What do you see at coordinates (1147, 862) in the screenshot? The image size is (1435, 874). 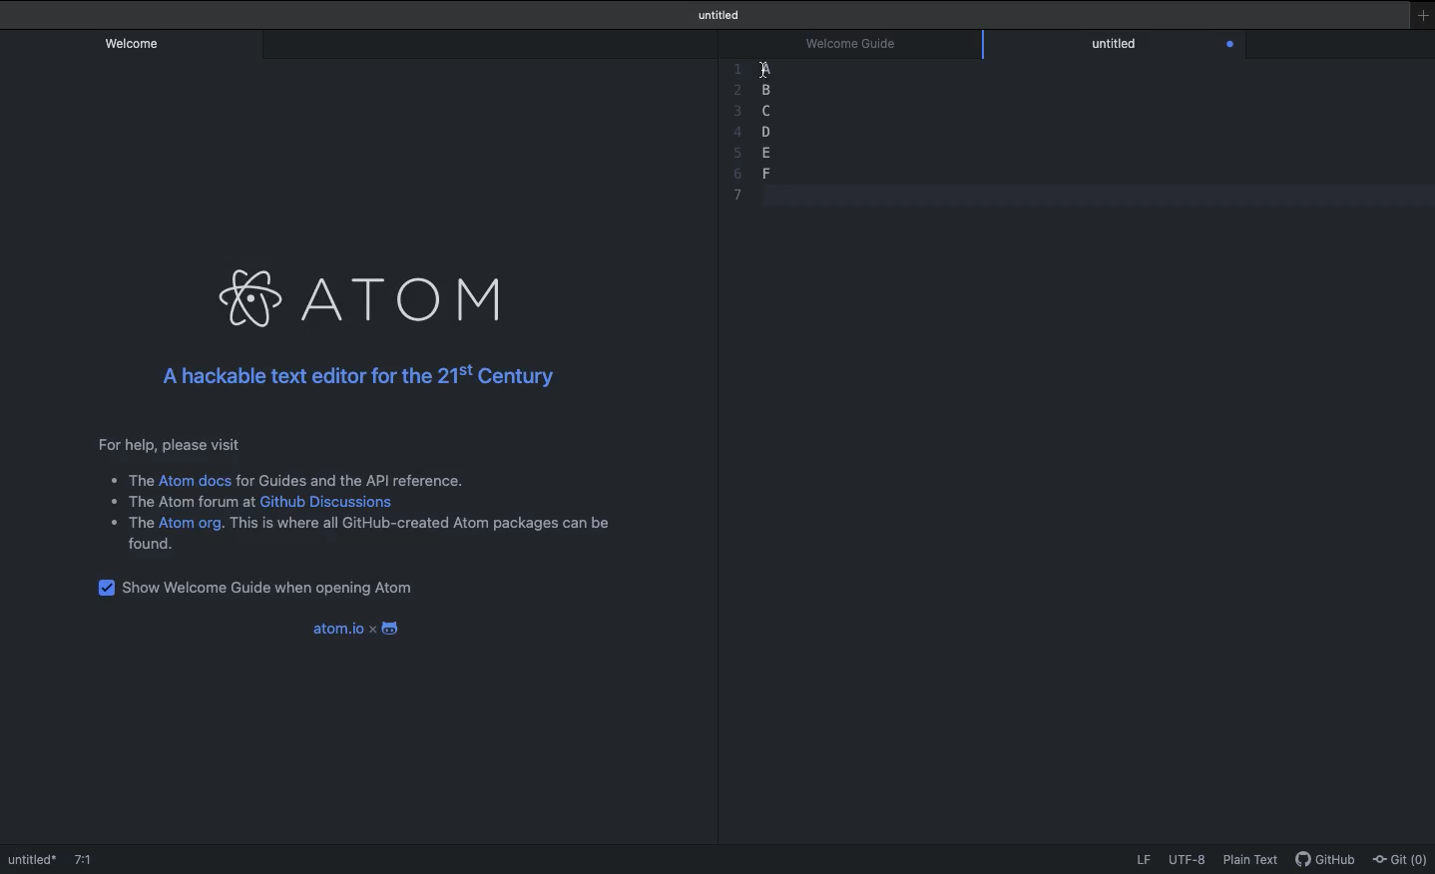 I see `LF` at bounding box center [1147, 862].